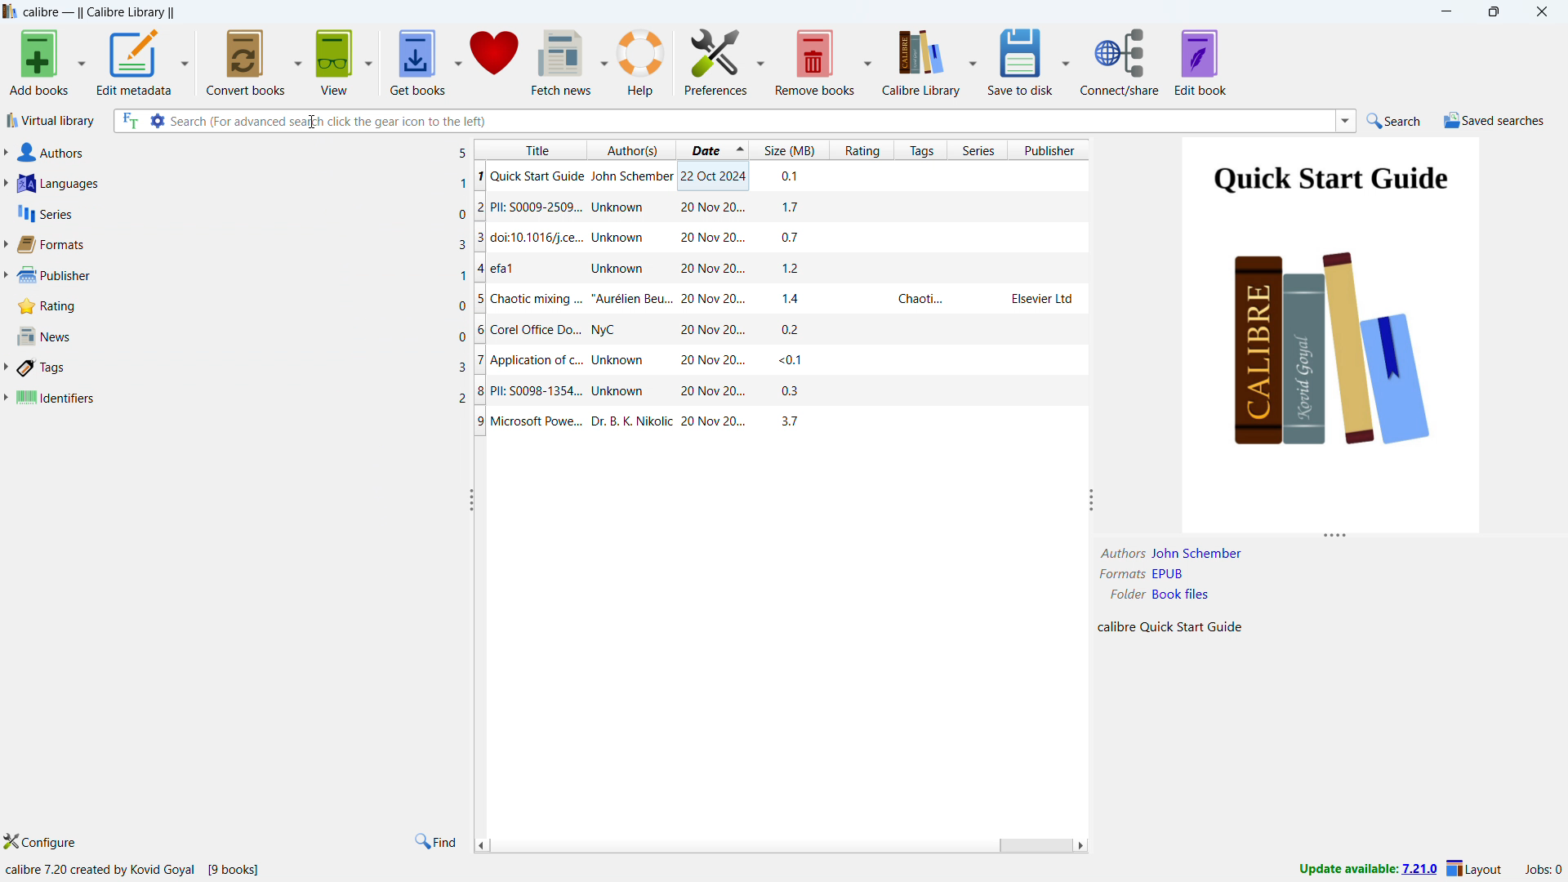  I want to click on sort by title, so click(532, 148).